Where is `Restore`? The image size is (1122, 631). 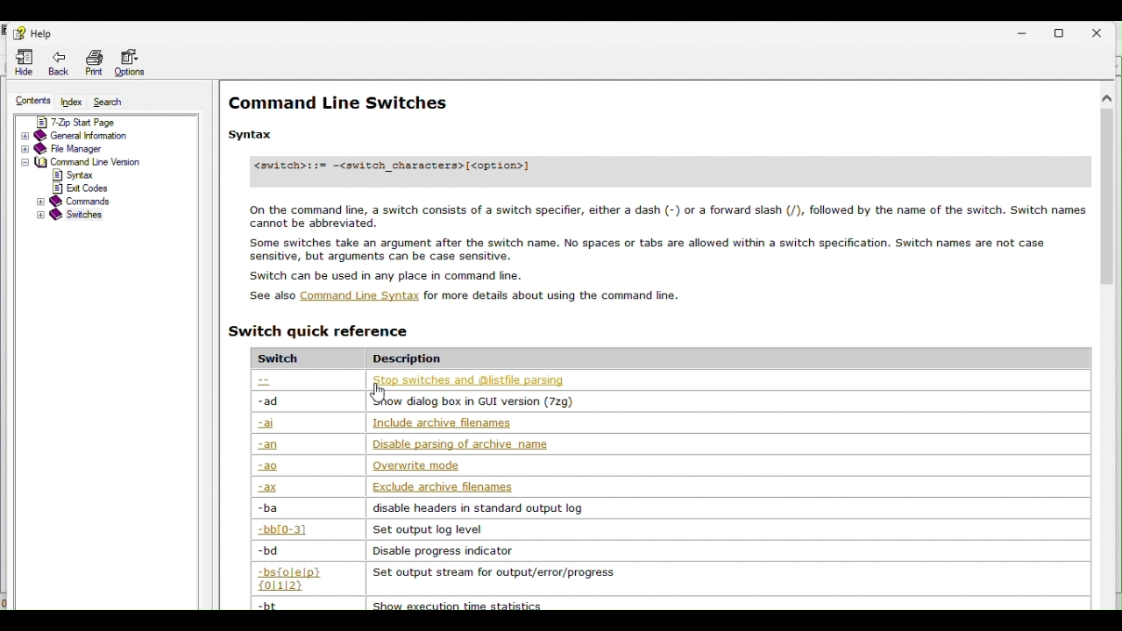 Restore is located at coordinates (1069, 32).